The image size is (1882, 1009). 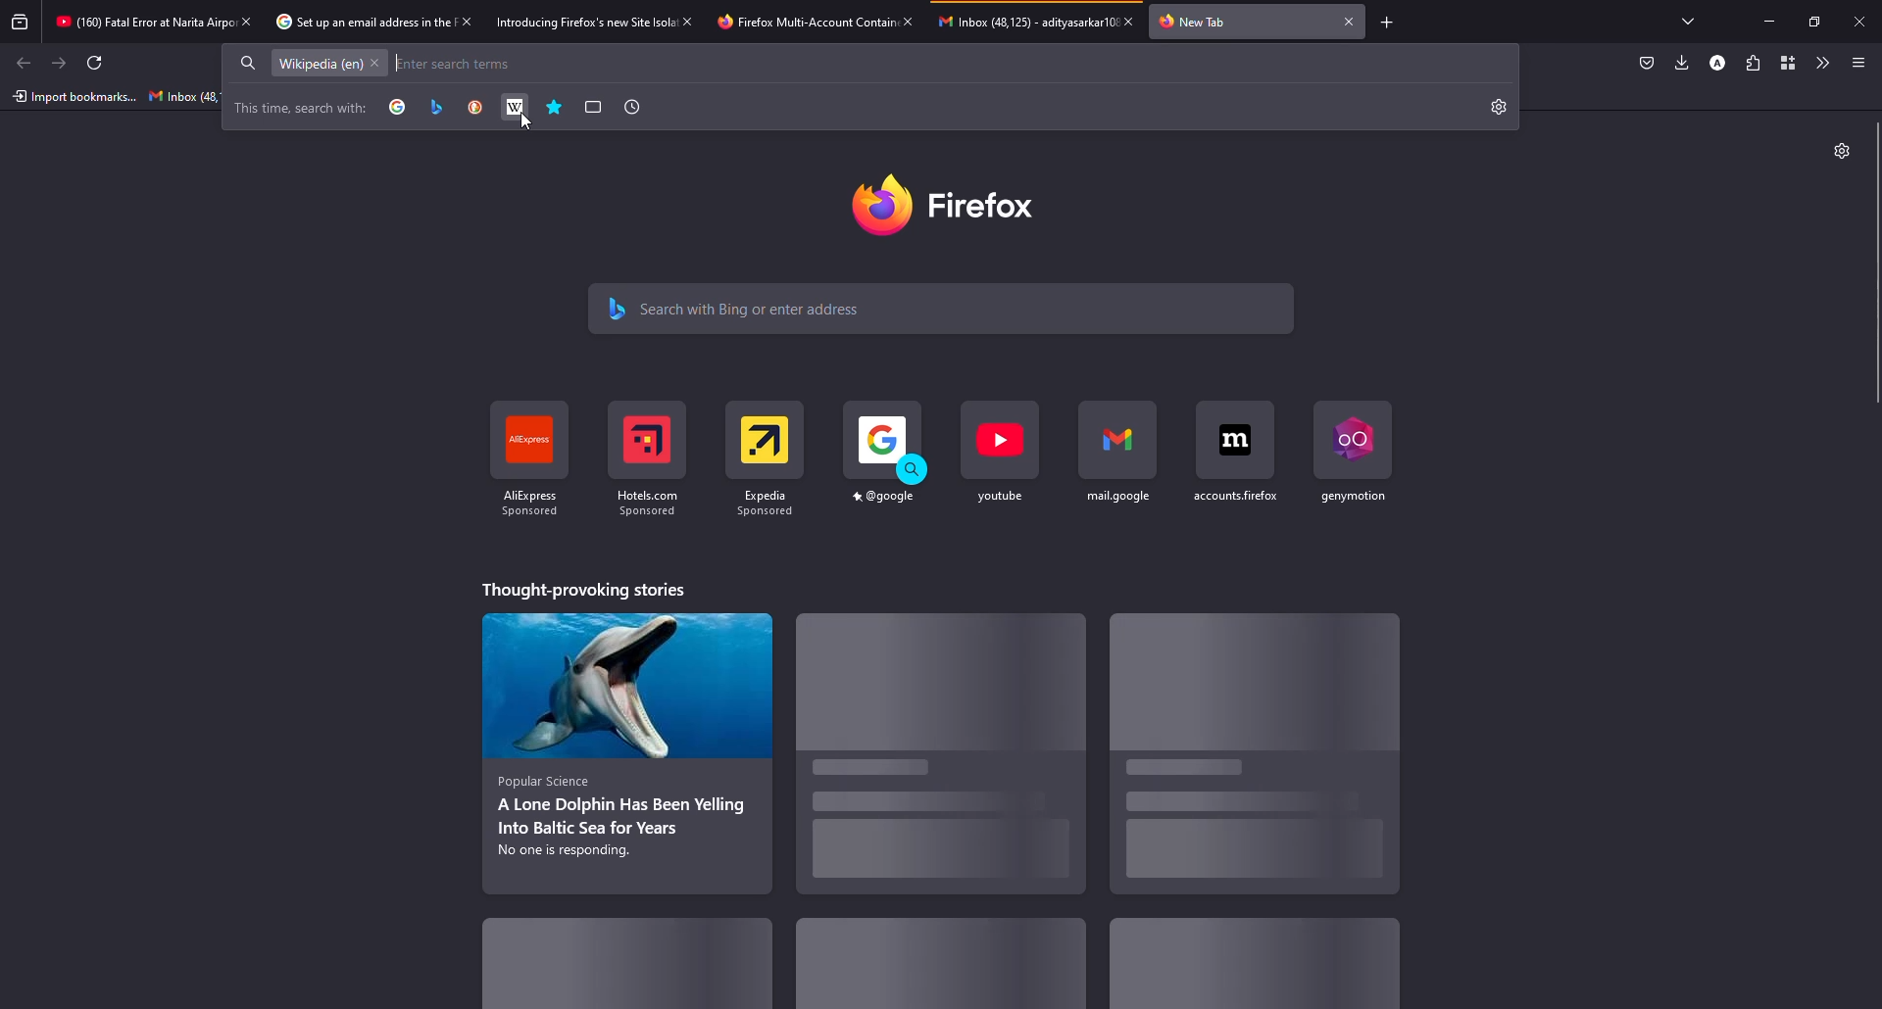 I want to click on wikipedia, so click(x=319, y=63).